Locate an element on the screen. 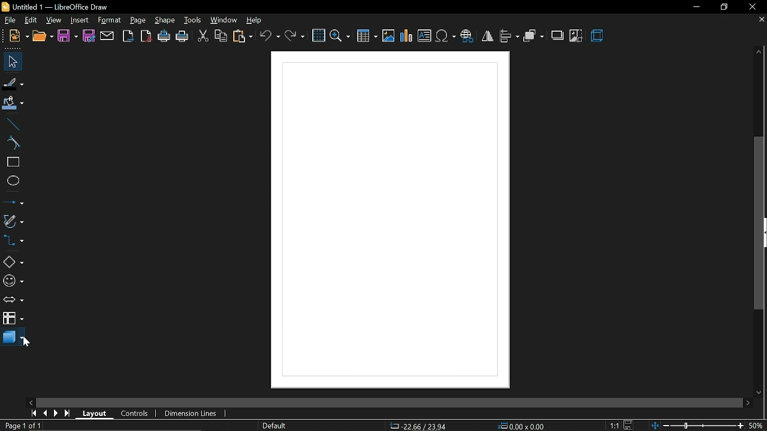 The width and height of the screenshot is (767, 431). go to last page is located at coordinates (69, 414).